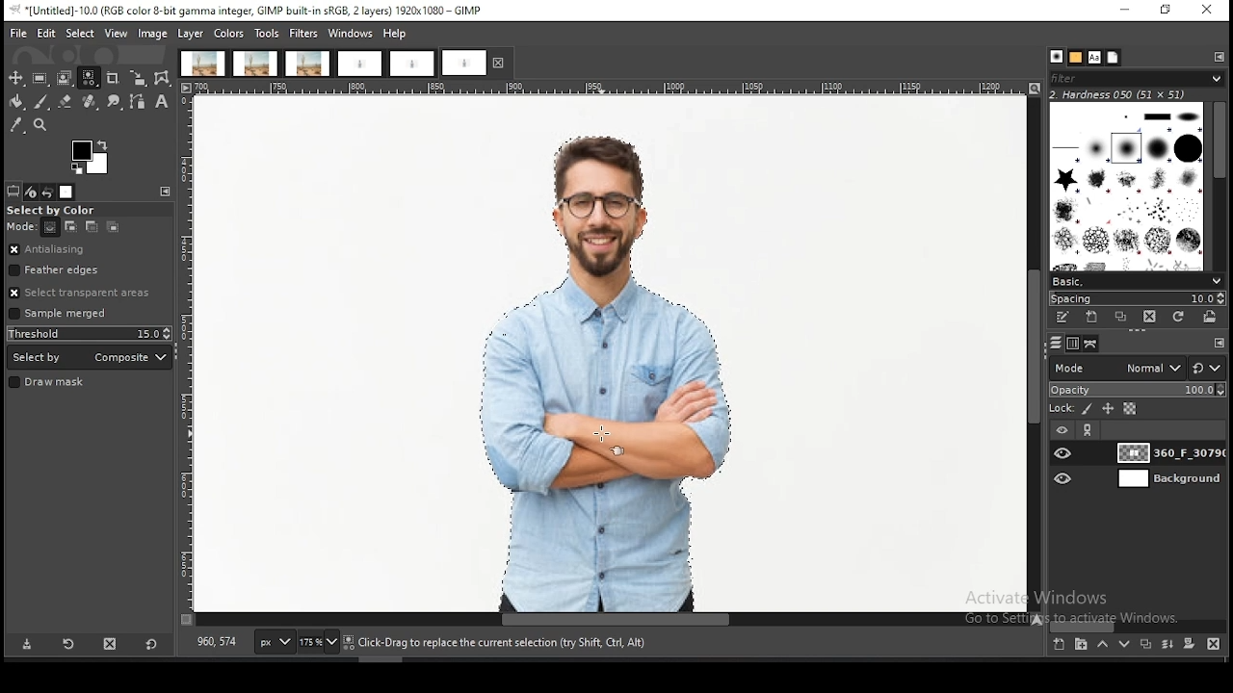 The image size is (1233, 693). I want to click on image, so click(152, 35).